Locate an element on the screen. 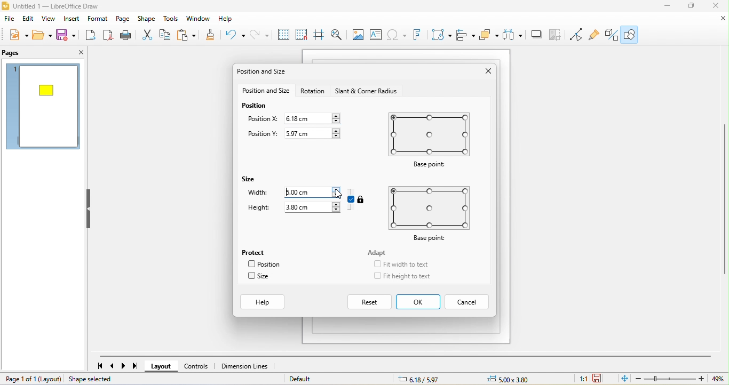 Image resolution: width=729 pixels, height=385 pixels. adapt is located at coordinates (376, 254).